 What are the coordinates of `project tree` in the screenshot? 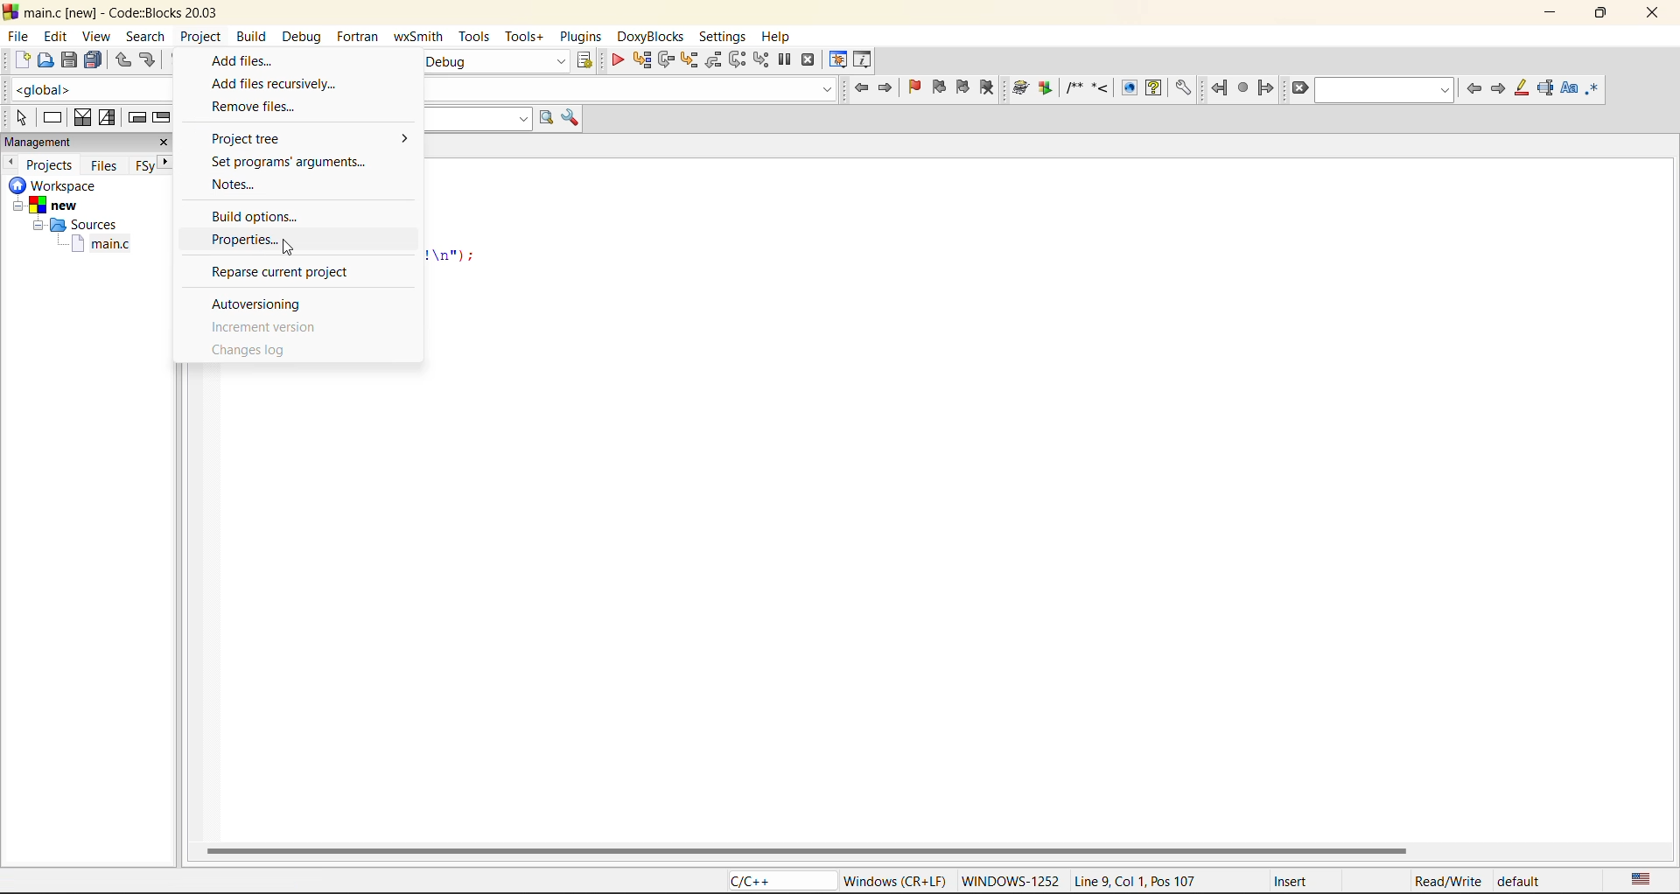 It's located at (307, 140).